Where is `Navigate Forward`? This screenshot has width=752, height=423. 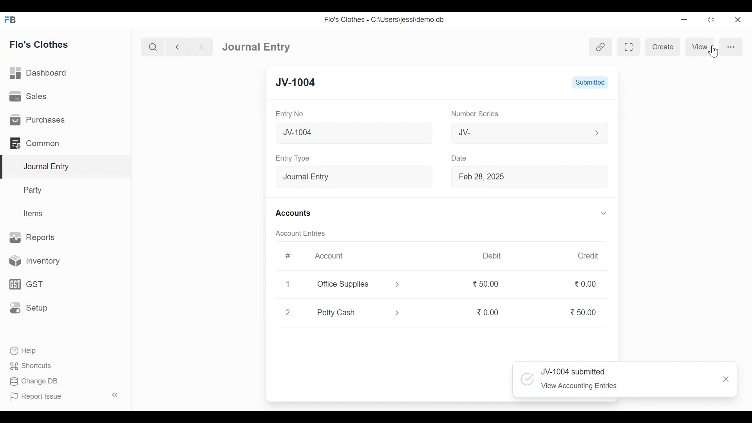 Navigate Forward is located at coordinates (201, 47).